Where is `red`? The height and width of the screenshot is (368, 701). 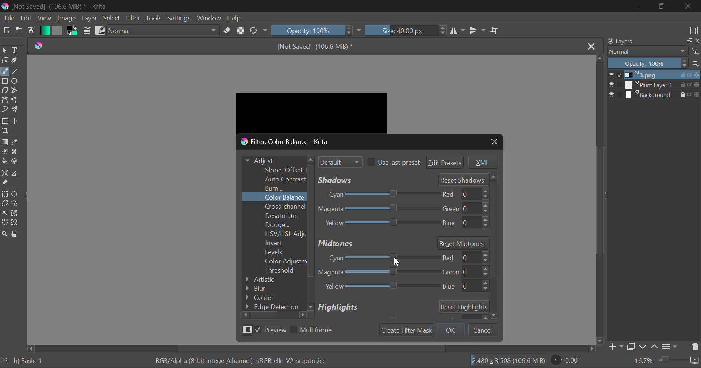 red is located at coordinates (465, 257).